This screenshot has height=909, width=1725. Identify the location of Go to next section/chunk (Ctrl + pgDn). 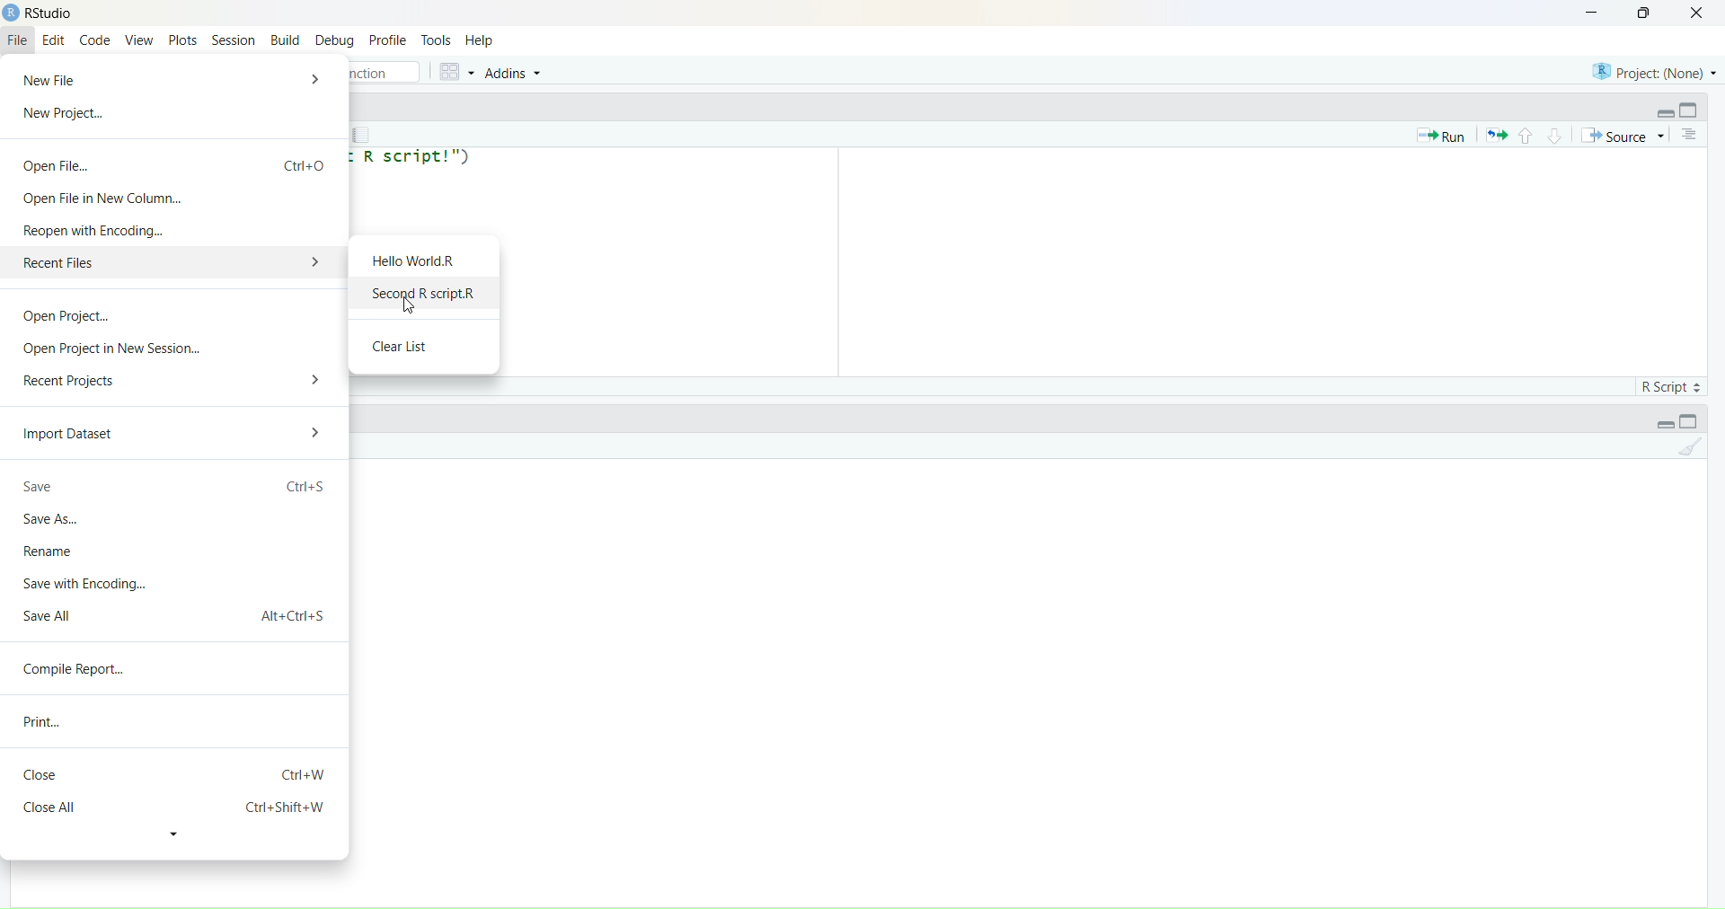
(1552, 134).